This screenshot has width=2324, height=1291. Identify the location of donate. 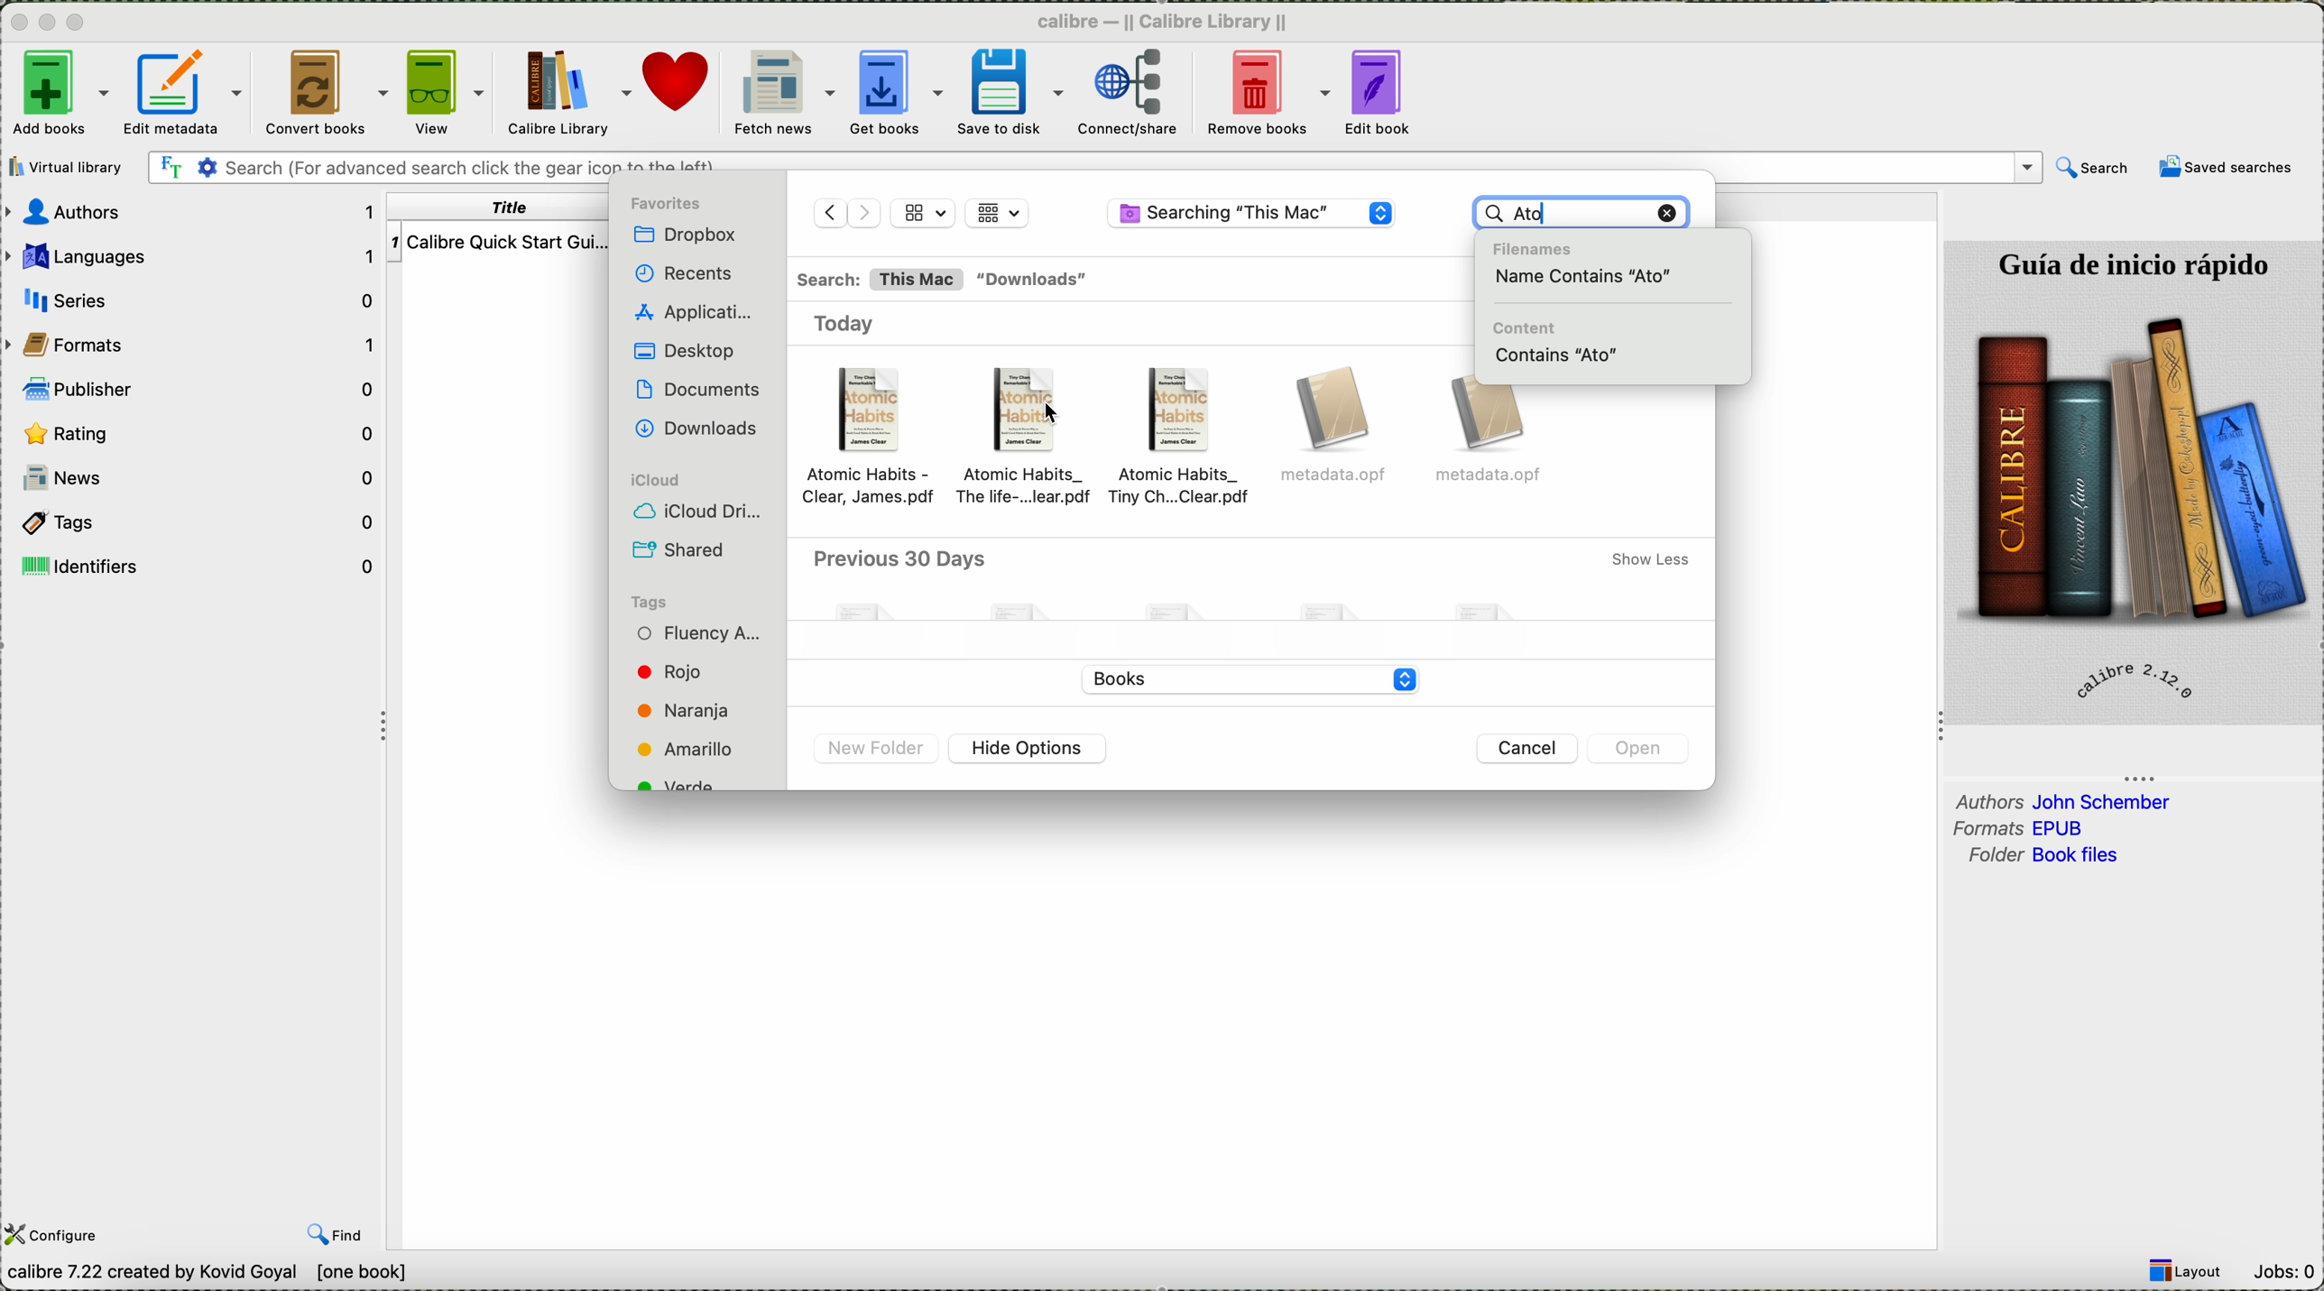
(683, 94).